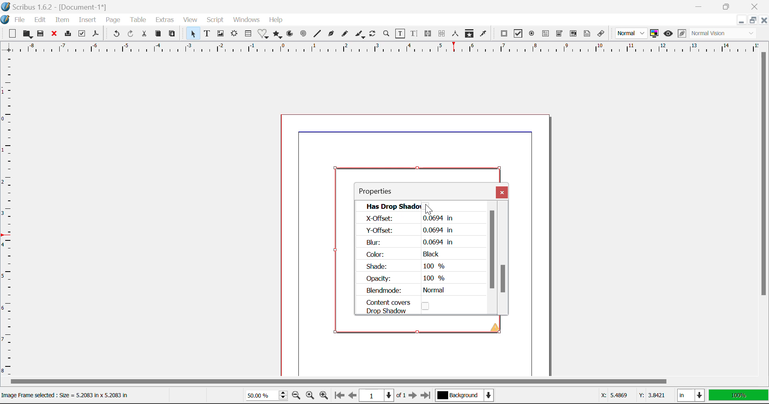 This screenshot has height=404, width=769. I want to click on Insert Table, so click(250, 35).